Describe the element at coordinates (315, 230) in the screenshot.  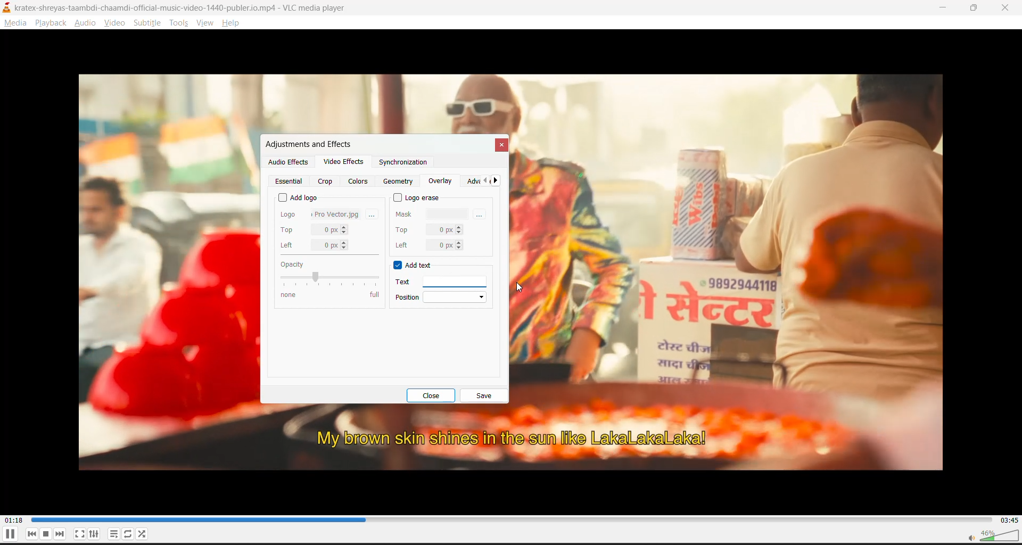
I see `top` at that location.